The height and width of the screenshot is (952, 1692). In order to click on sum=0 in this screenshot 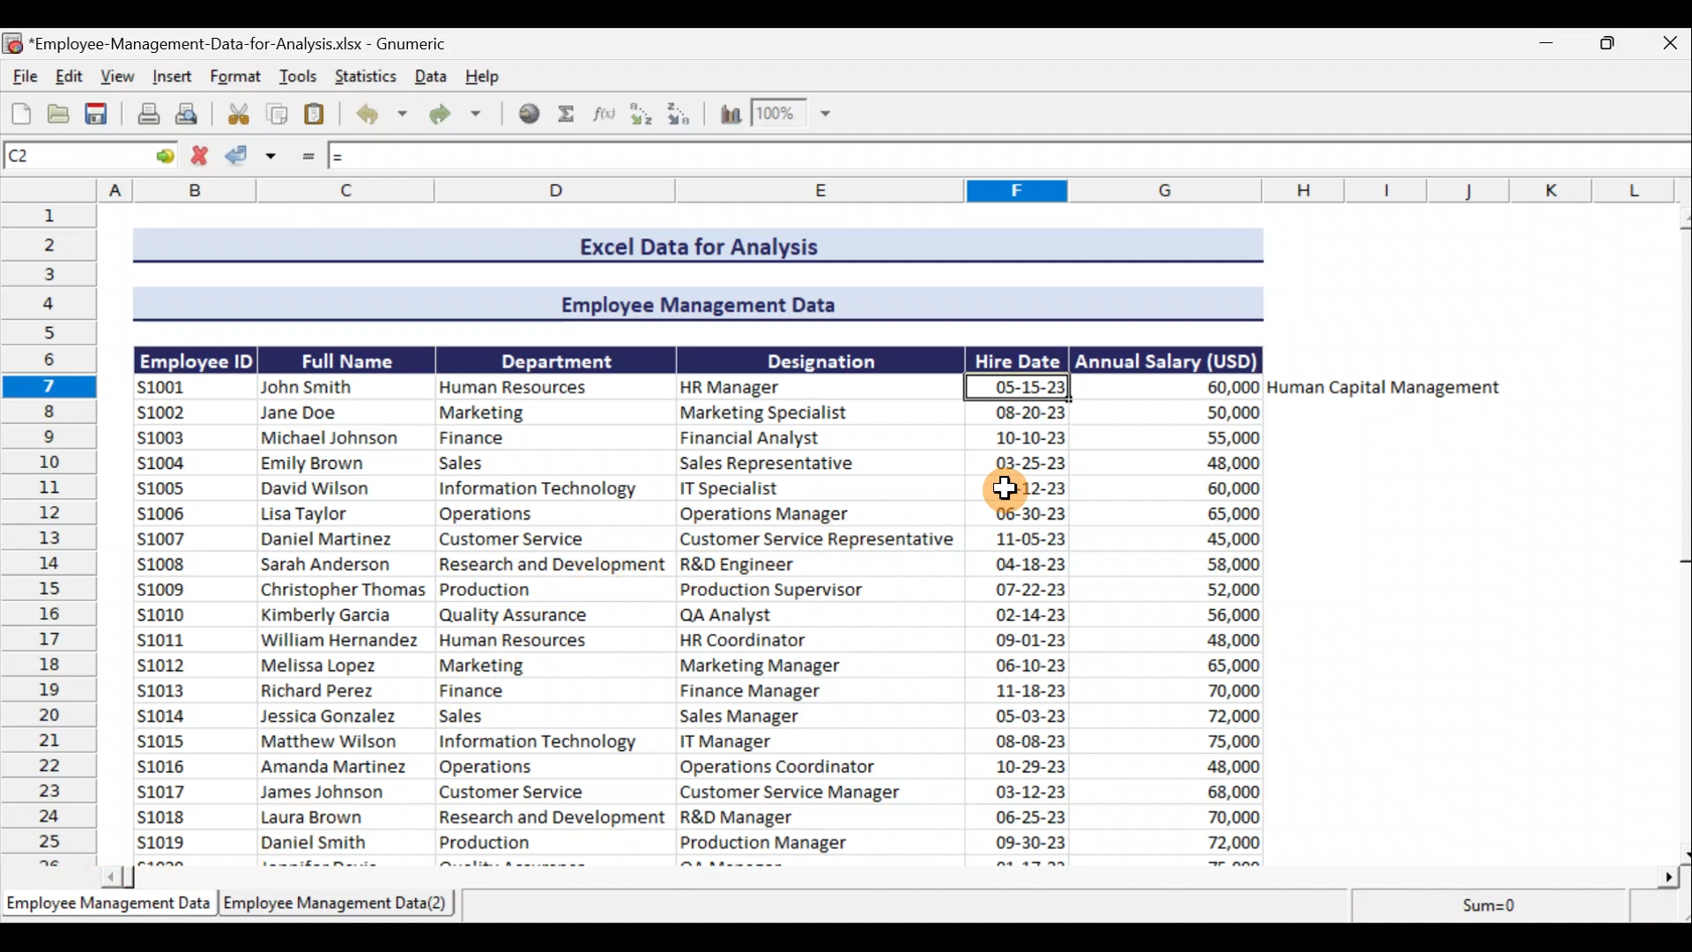, I will do `click(1497, 909)`.